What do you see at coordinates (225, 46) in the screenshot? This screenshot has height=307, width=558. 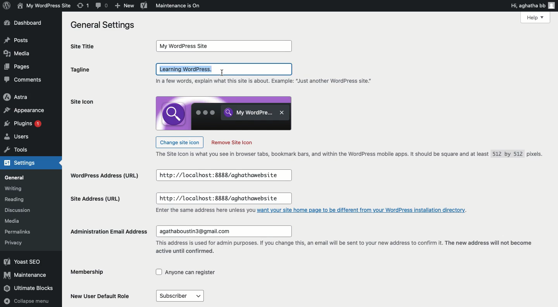 I see `input box` at bounding box center [225, 46].